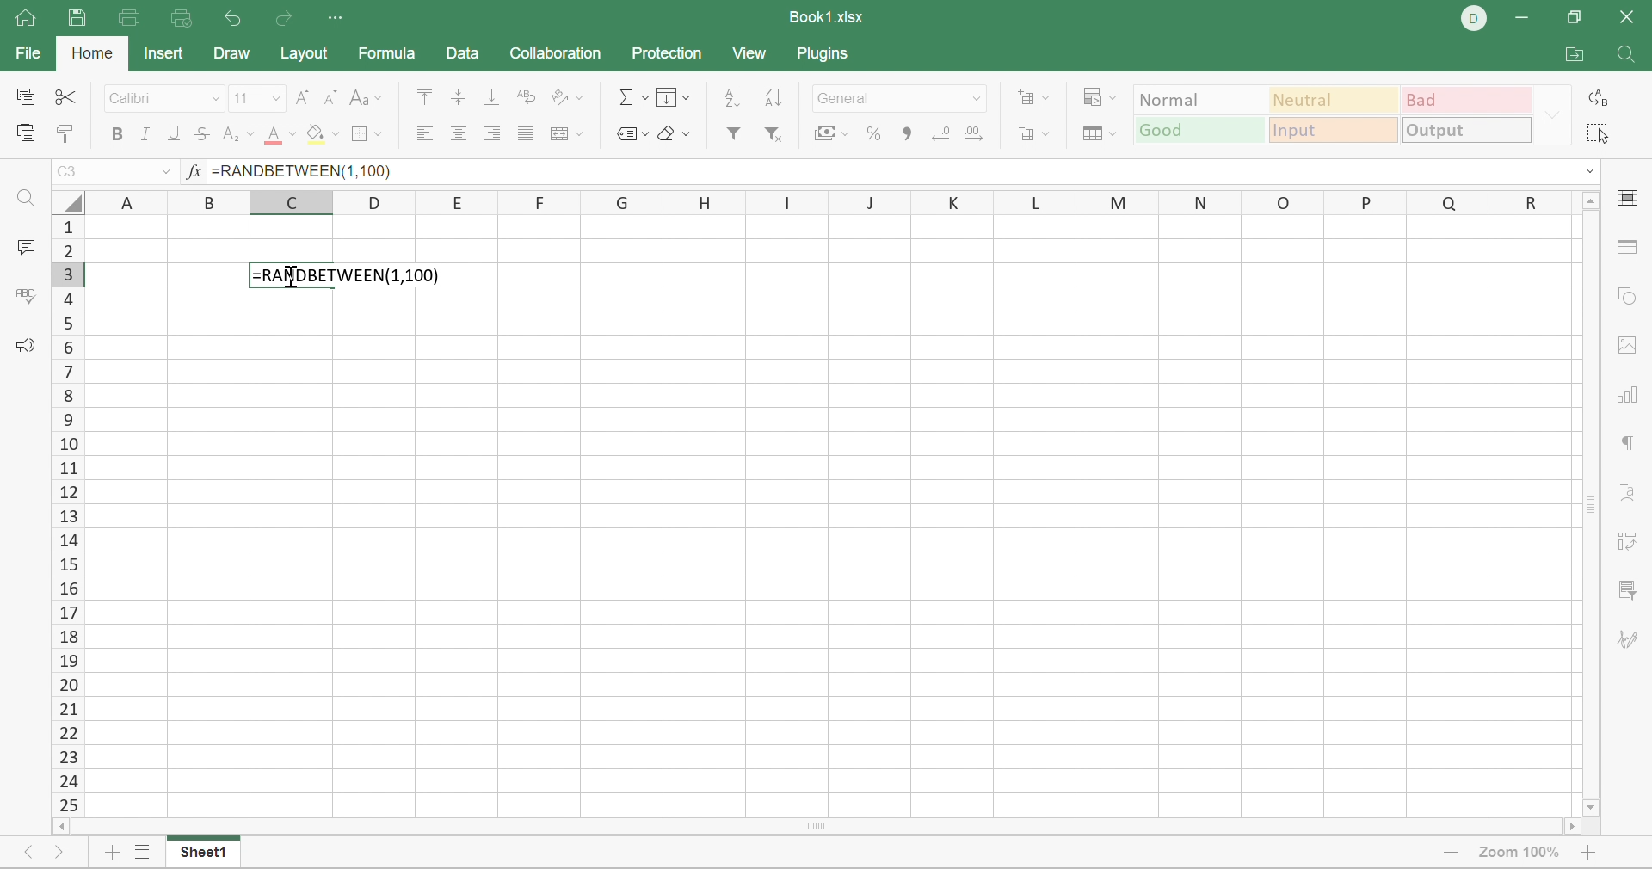 This screenshot has width=1652, height=869. Describe the element at coordinates (236, 18) in the screenshot. I see `Undo` at that location.